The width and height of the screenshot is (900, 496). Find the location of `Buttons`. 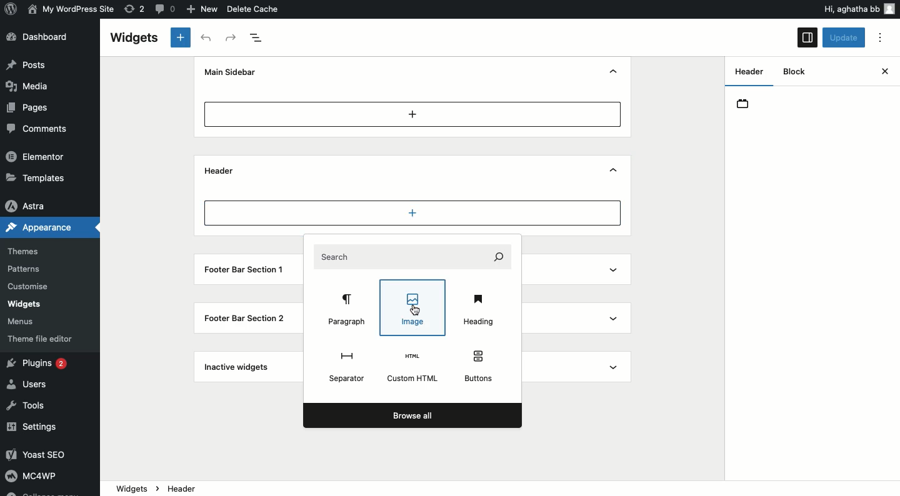

Buttons is located at coordinates (481, 365).